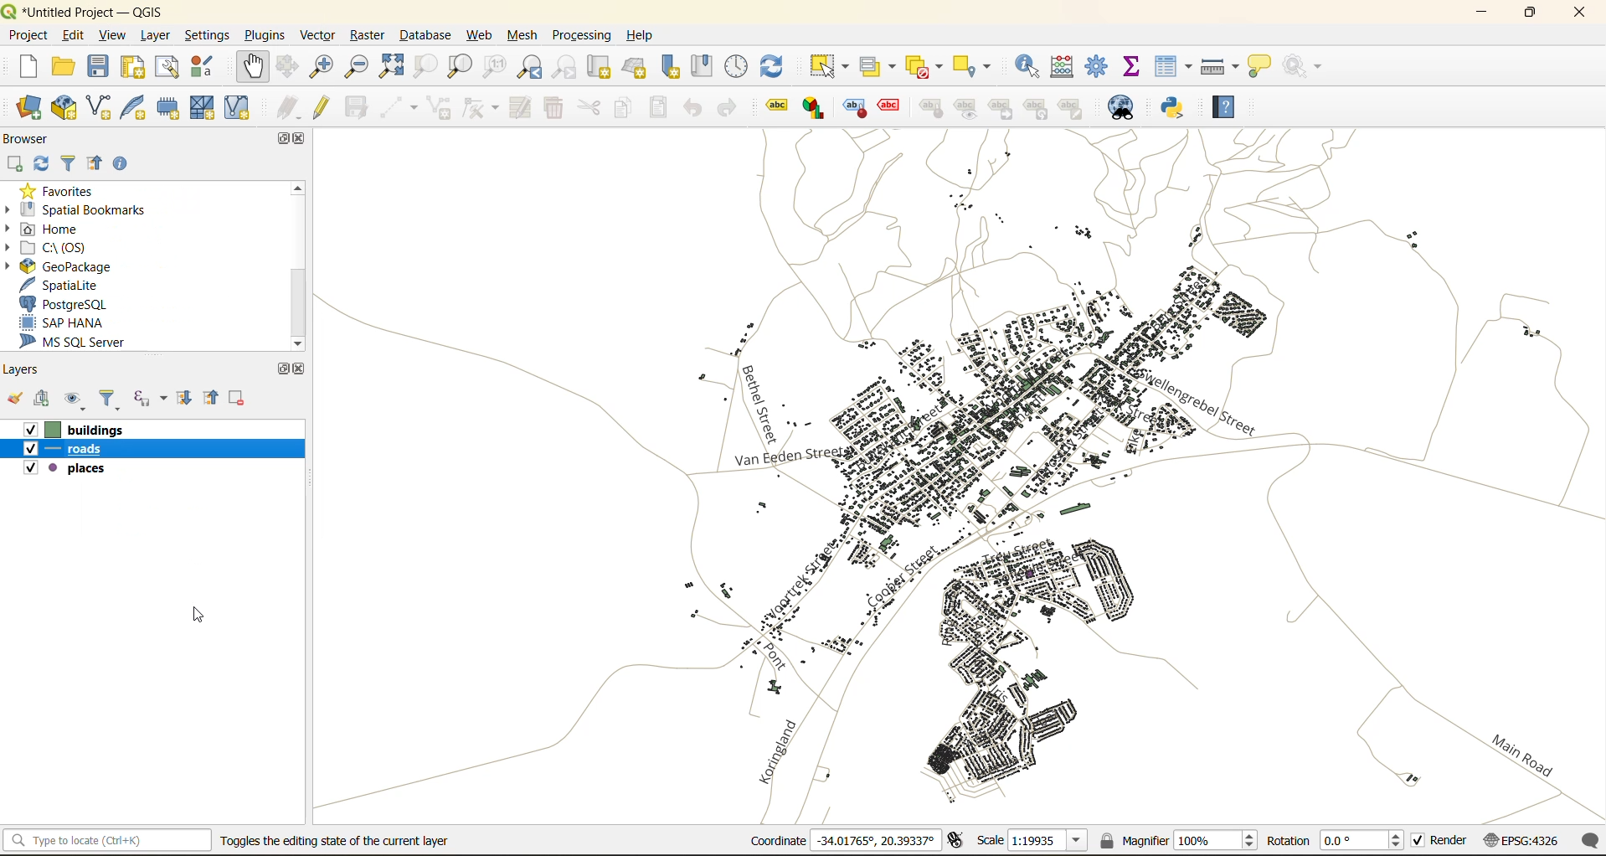 This screenshot has width=1606, height=856. Describe the element at coordinates (357, 108) in the screenshot. I see `save edits` at that location.